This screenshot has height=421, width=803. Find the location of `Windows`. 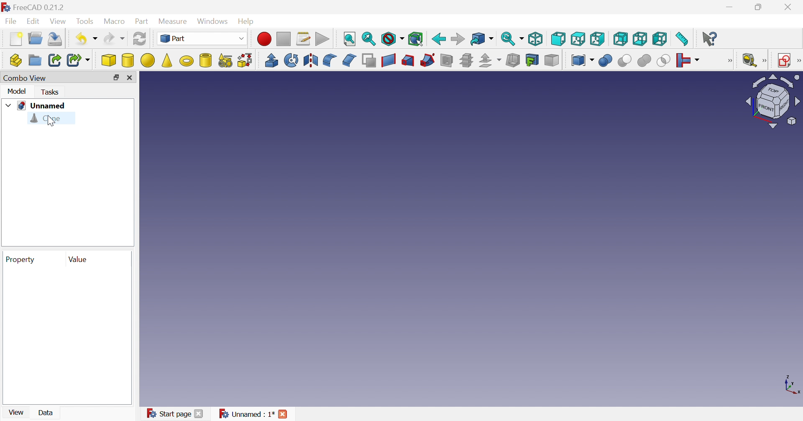

Windows is located at coordinates (212, 22).